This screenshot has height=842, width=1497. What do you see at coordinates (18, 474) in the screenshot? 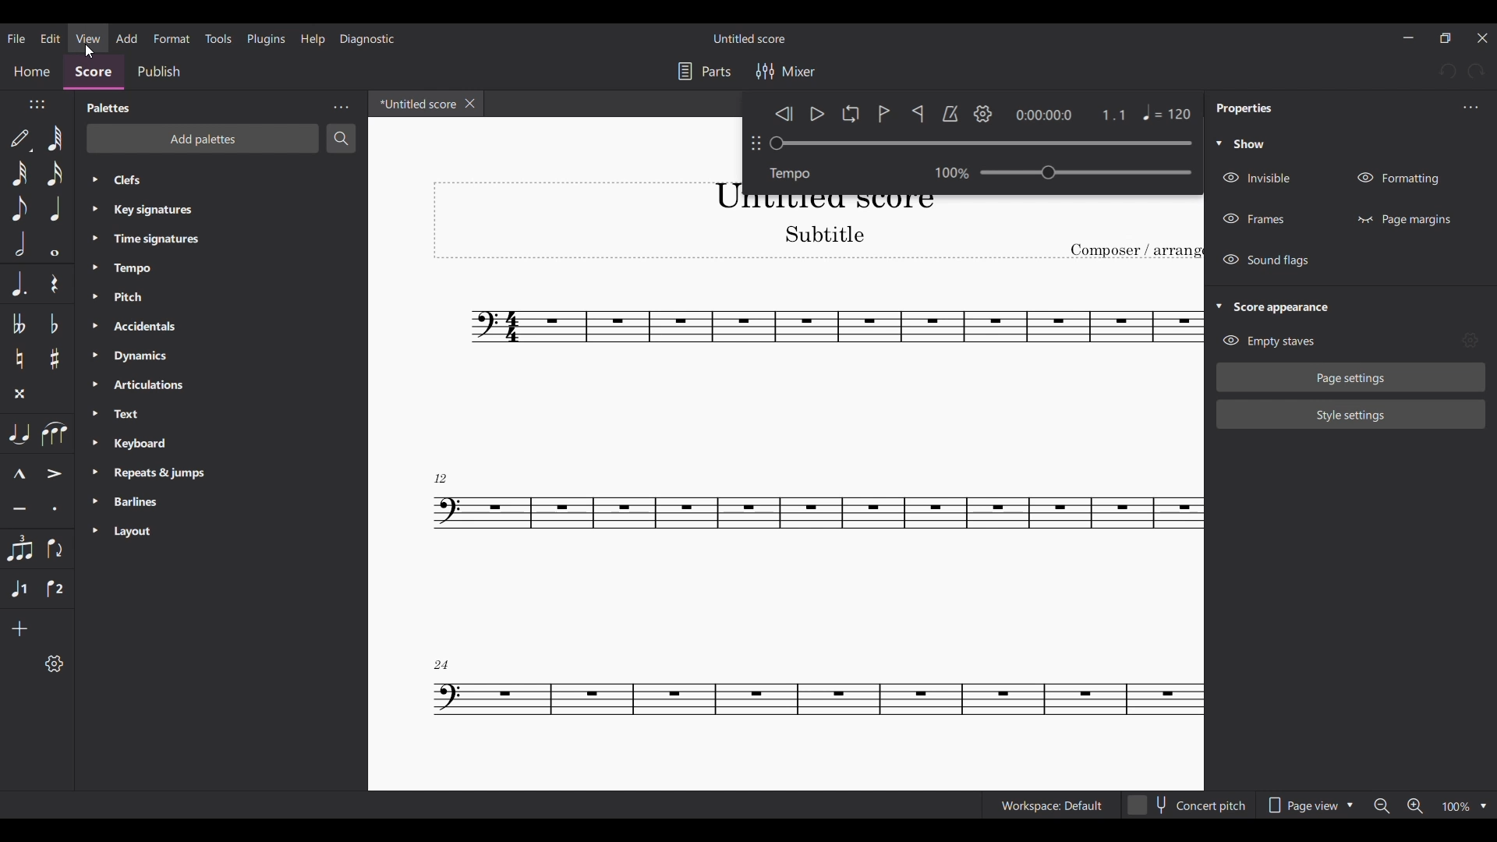
I see `Marcato` at bounding box center [18, 474].